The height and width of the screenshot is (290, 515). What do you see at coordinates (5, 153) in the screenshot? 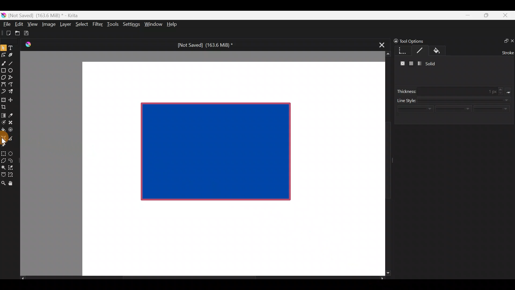
I see `Rectangular selection tool` at bounding box center [5, 153].